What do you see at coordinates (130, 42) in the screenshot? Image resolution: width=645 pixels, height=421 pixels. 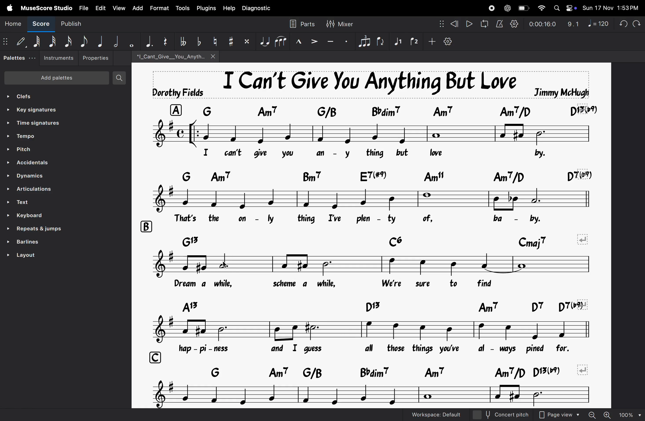 I see `whole note` at bounding box center [130, 42].